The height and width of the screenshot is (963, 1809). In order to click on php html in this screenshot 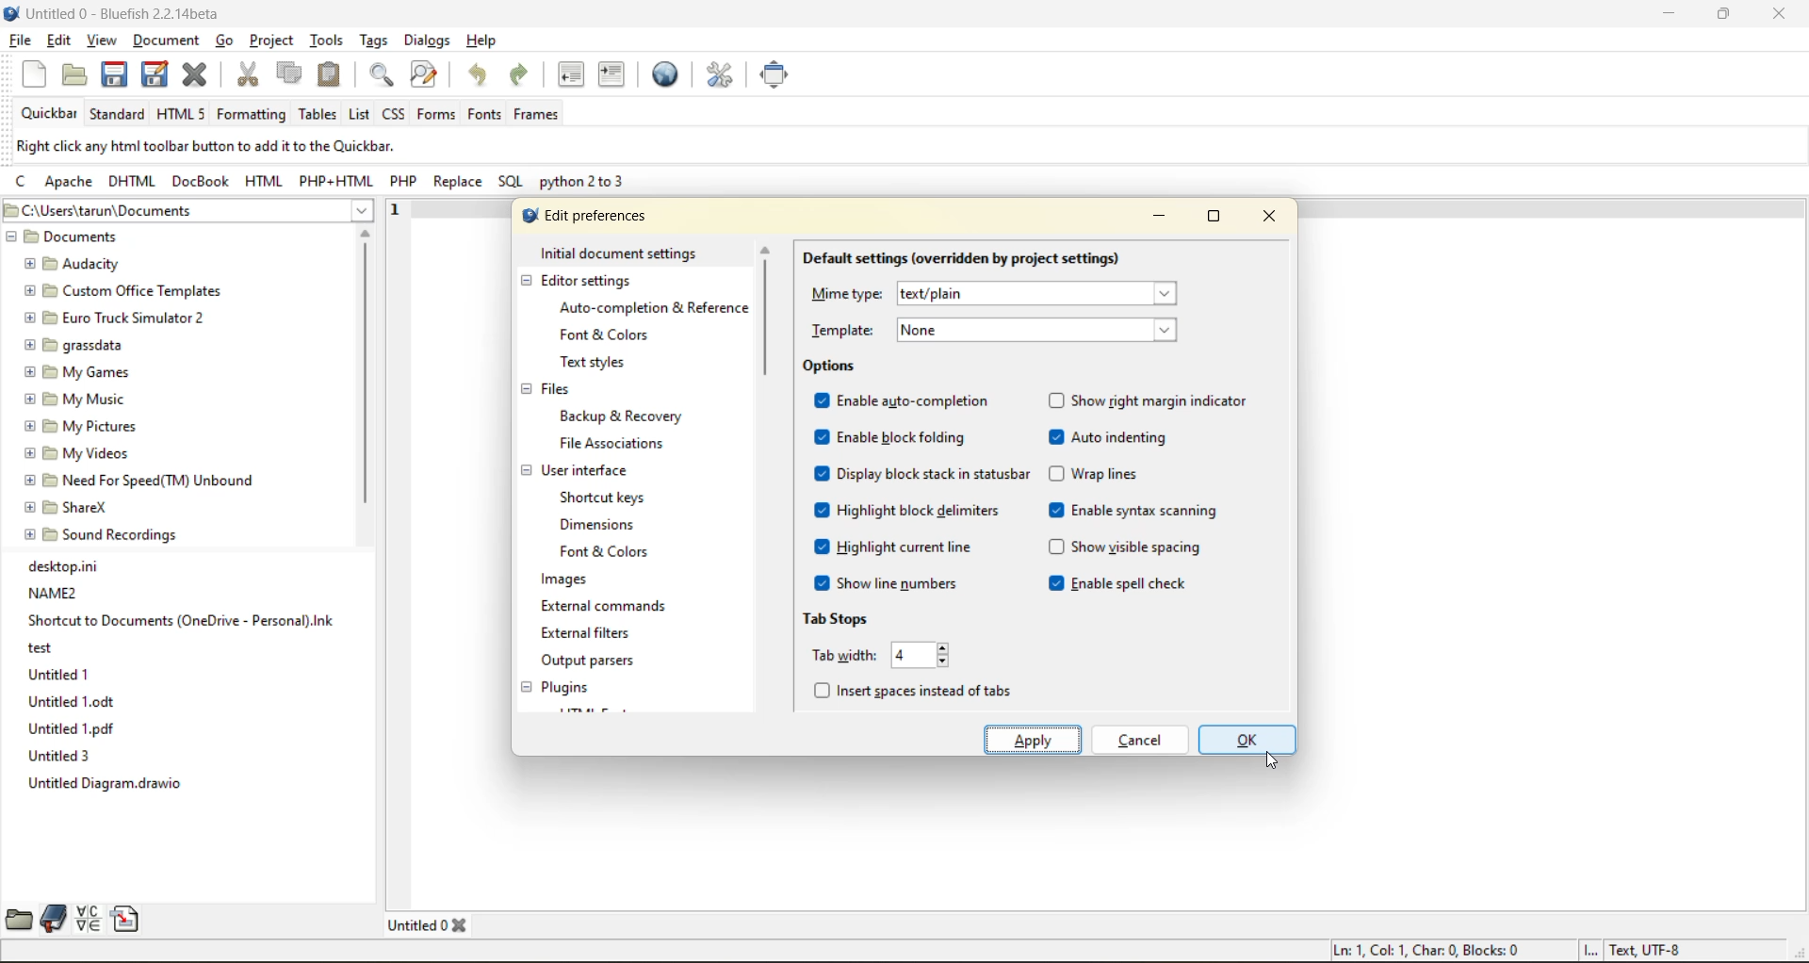, I will do `click(329, 181)`.